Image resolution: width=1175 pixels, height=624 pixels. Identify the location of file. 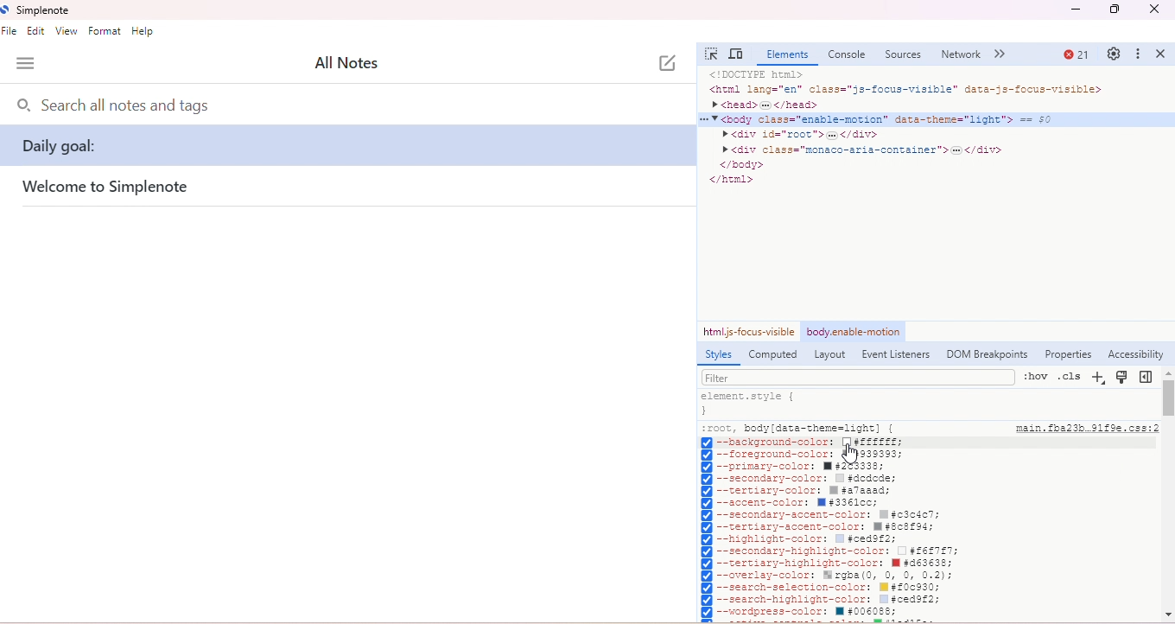
(11, 32).